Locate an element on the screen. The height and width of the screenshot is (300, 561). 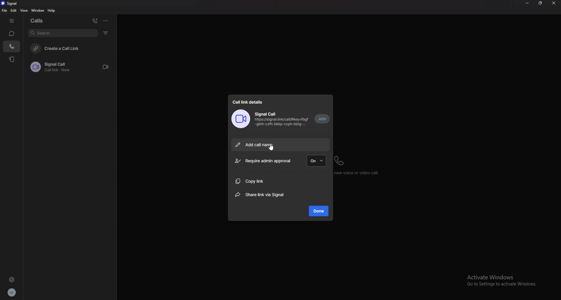
share link via signal is located at coordinates (263, 195).